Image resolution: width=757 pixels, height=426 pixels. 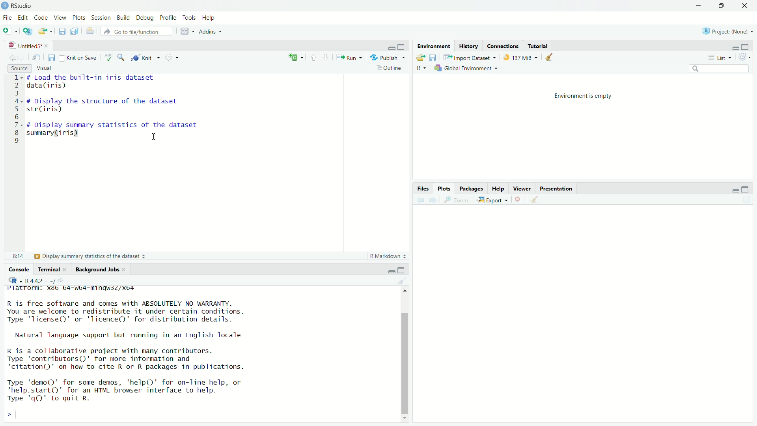 I want to click on Connections, so click(x=503, y=45).